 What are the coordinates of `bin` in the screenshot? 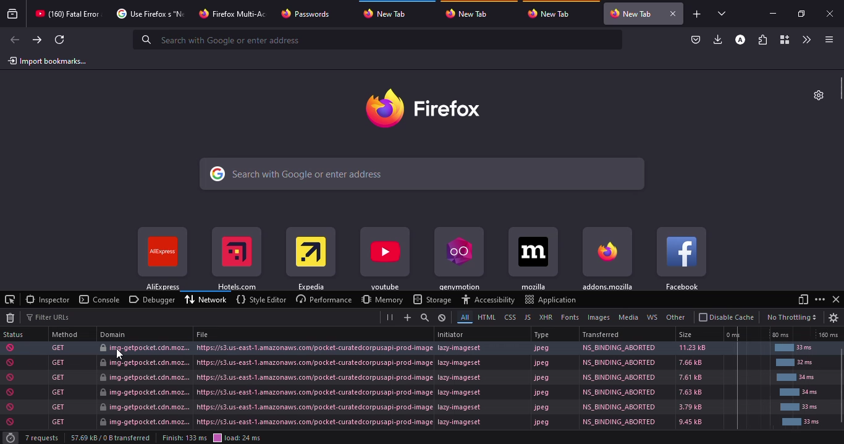 It's located at (10, 318).